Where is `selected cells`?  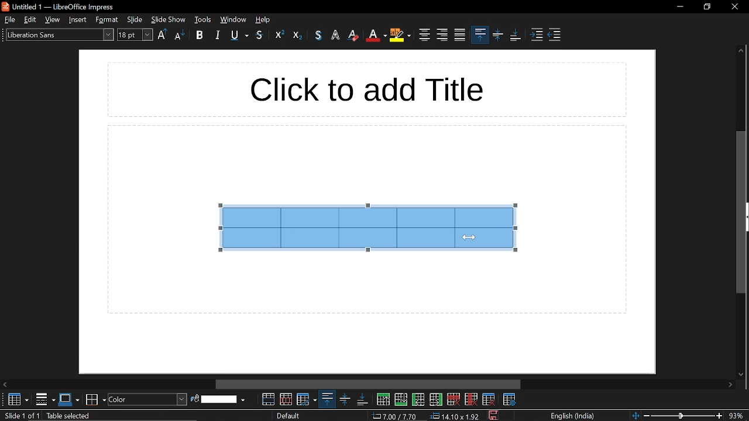
selected cells is located at coordinates (372, 226).